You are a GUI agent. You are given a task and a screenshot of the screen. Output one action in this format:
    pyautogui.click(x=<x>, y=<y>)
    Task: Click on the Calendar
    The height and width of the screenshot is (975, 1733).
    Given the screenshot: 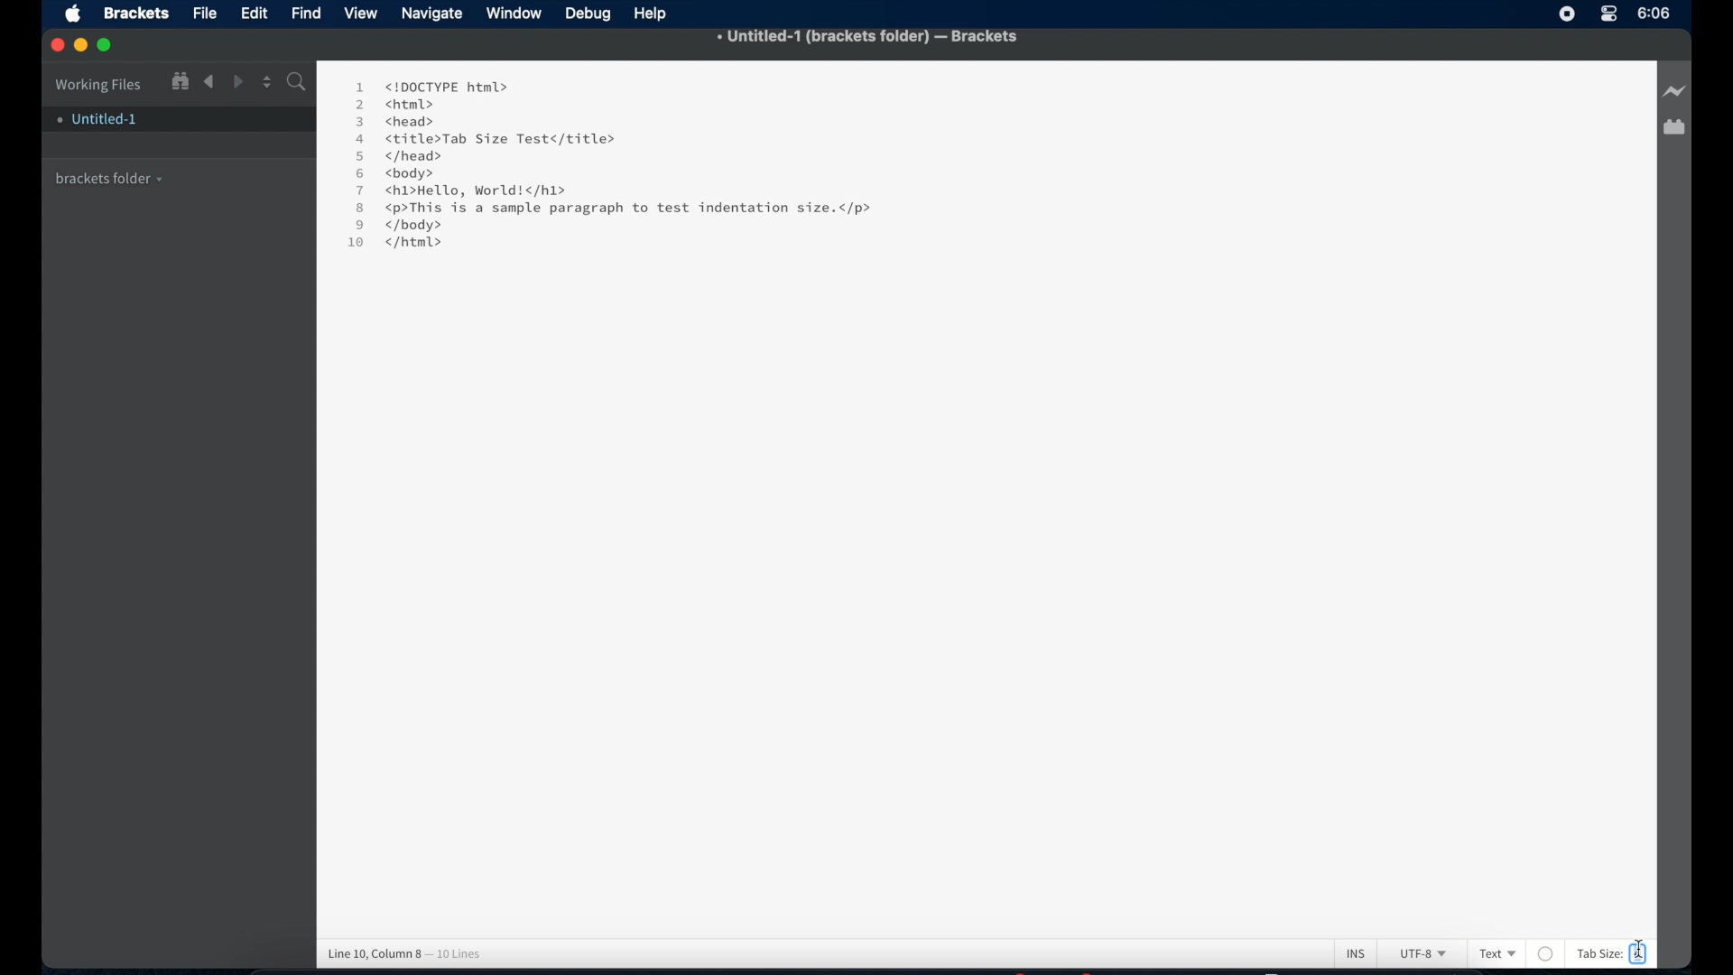 What is the action you would take?
    pyautogui.click(x=1673, y=129)
    